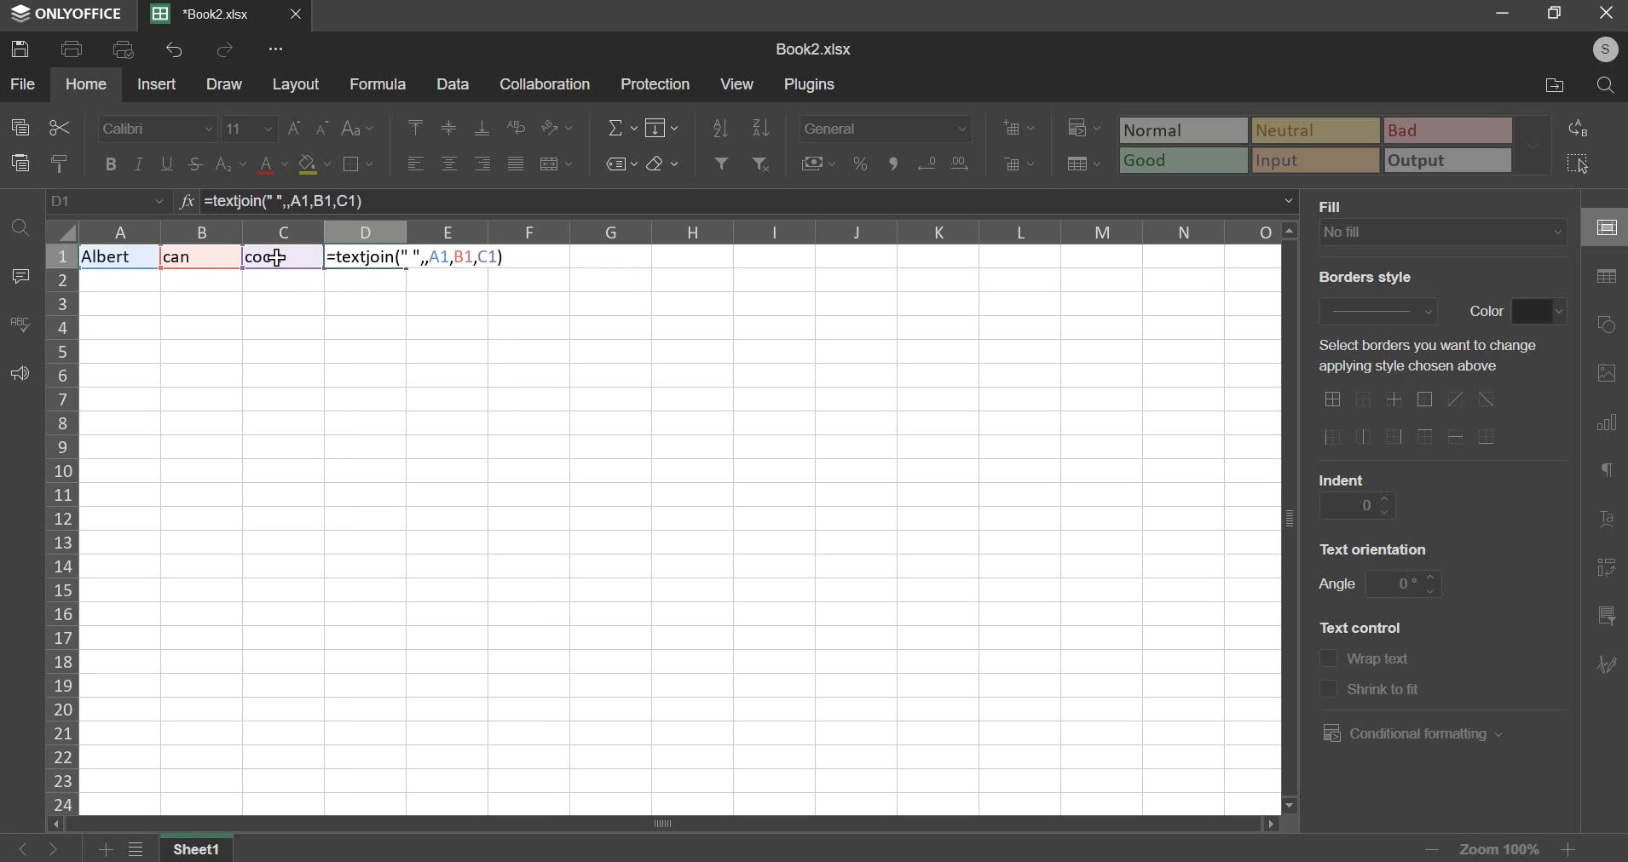  I want to click on text, so click(1342, 477).